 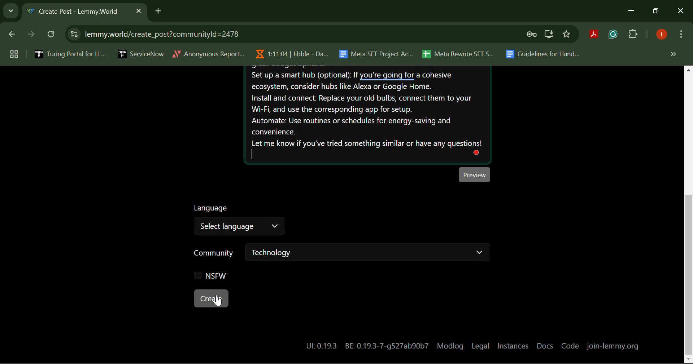 What do you see at coordinates (208, 53) in the screenshot?
I see `Anonymous Report` at bounding box center [208, 53].